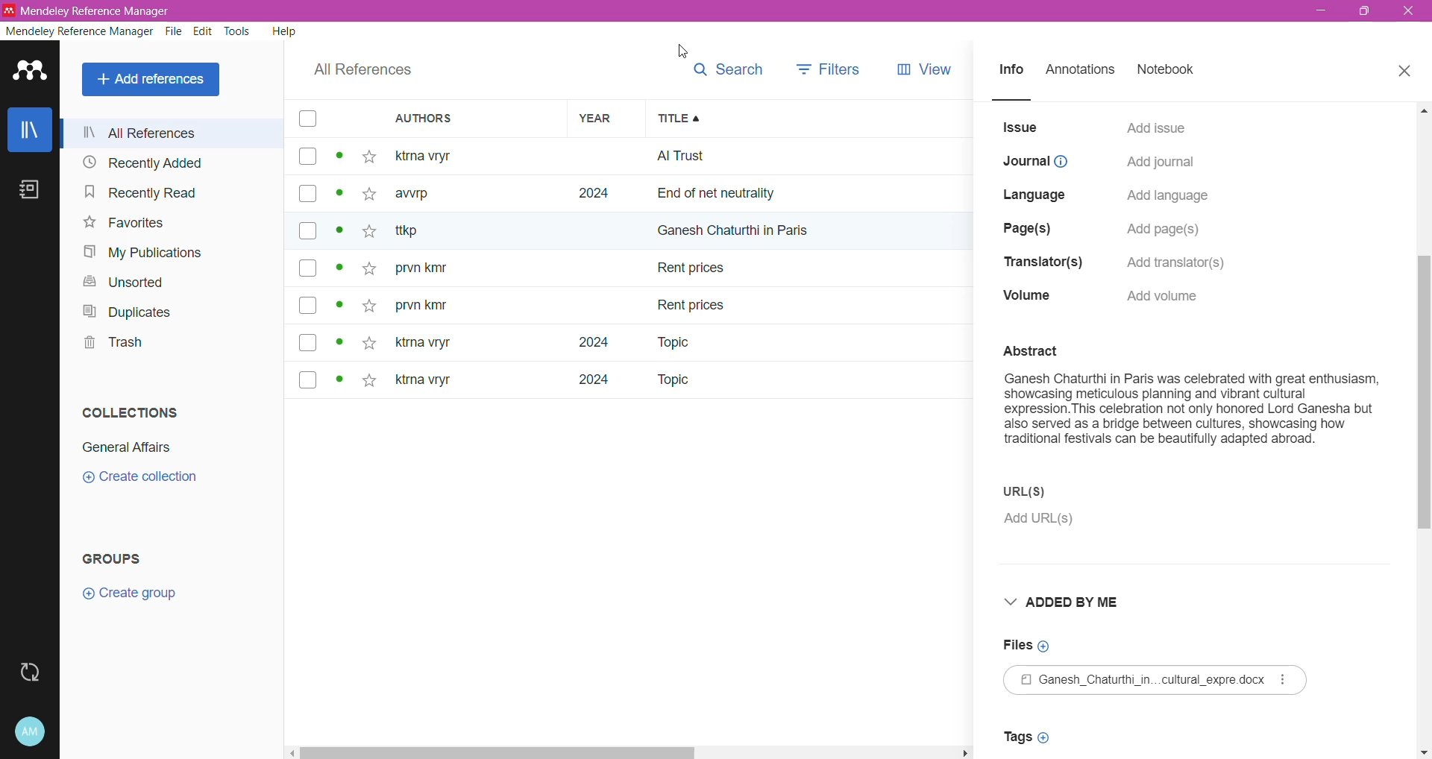 This screenshot has width=1432, height=759. Describe the element at coordinates (808, 119) in the screenshot. I see `Title` at that location.